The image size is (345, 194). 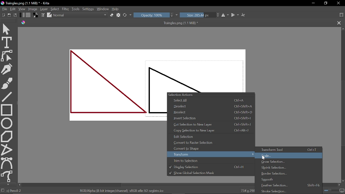 What do you see at coordinates (7, 123) in the screenshot?
I see `Ellipse tool` at bounding box center [7, 123].